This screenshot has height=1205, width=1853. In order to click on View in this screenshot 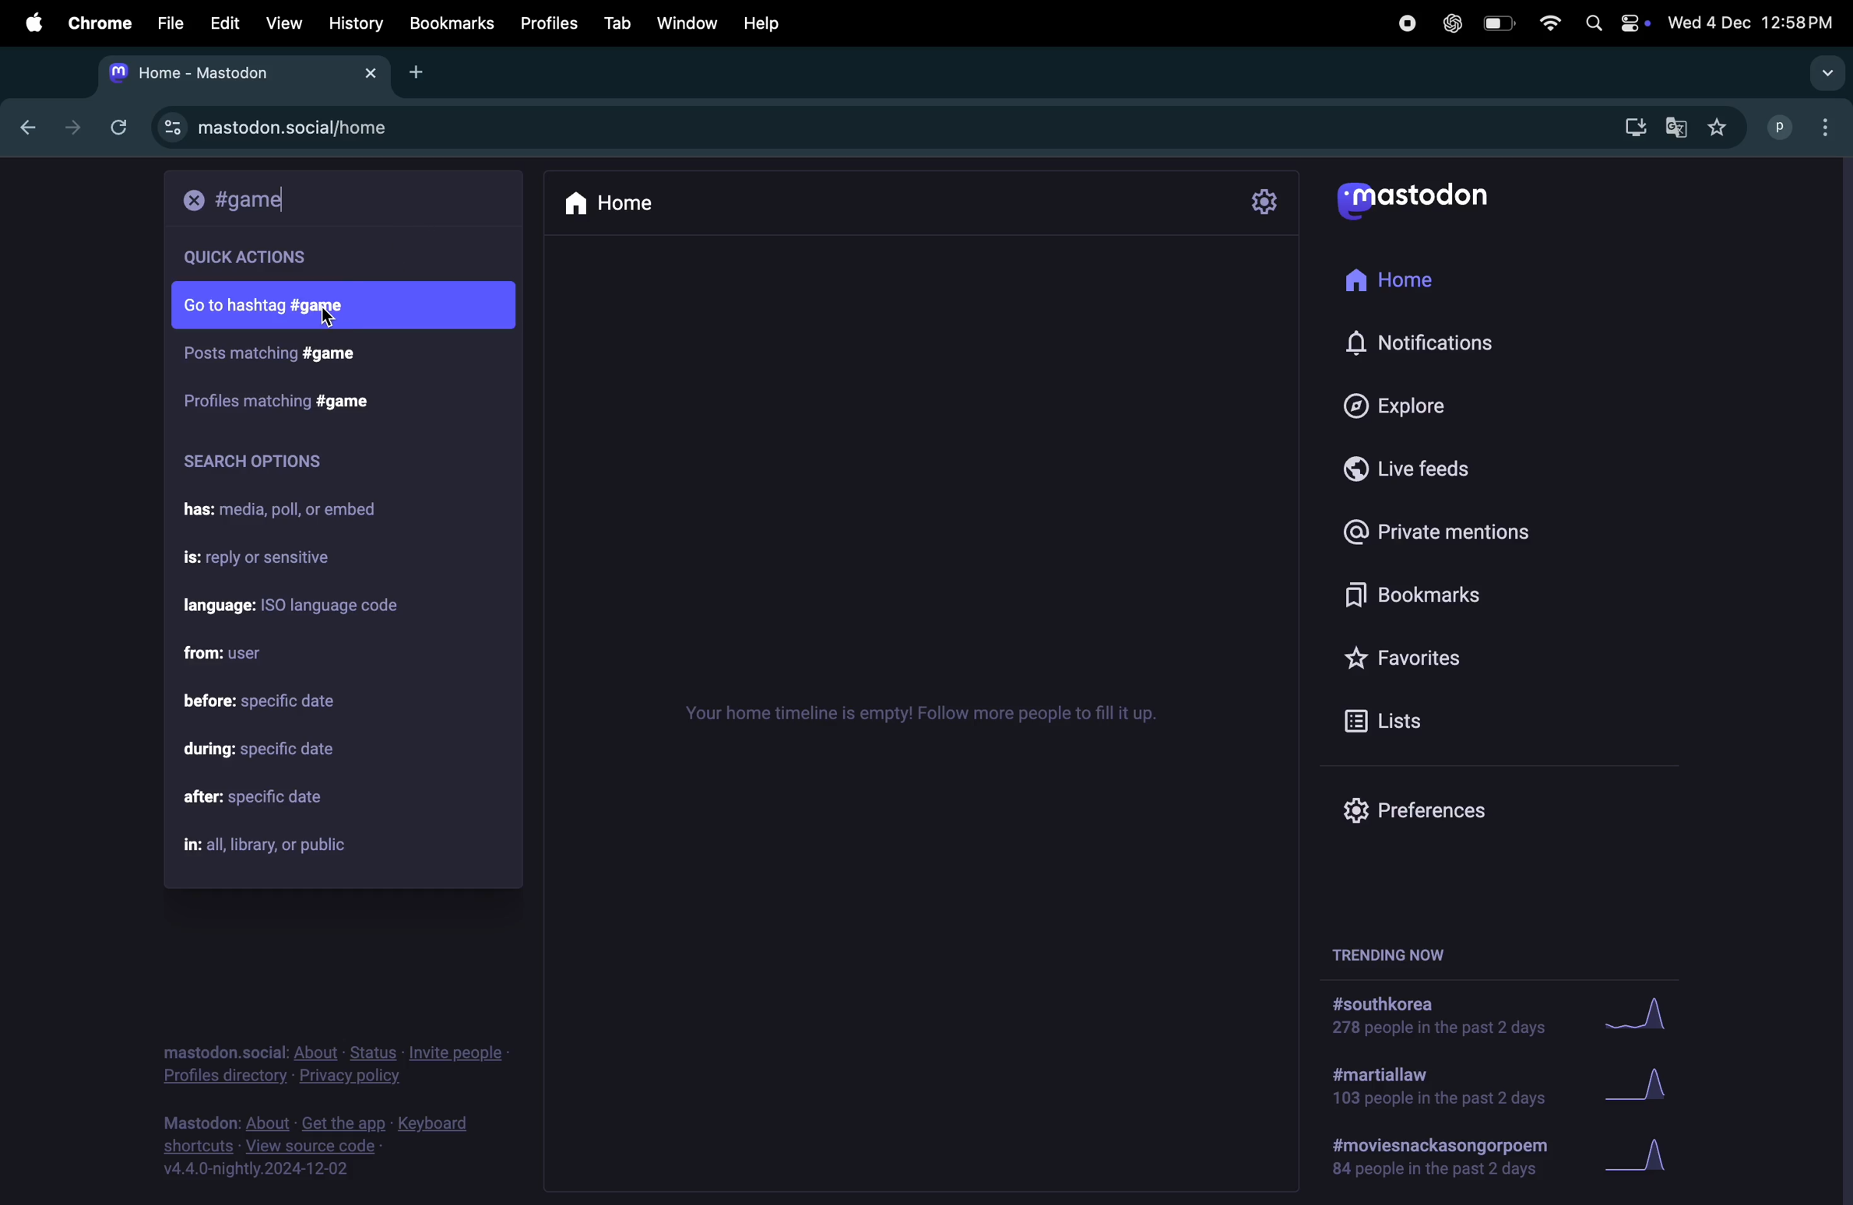, I will do `click(284, 21)`.